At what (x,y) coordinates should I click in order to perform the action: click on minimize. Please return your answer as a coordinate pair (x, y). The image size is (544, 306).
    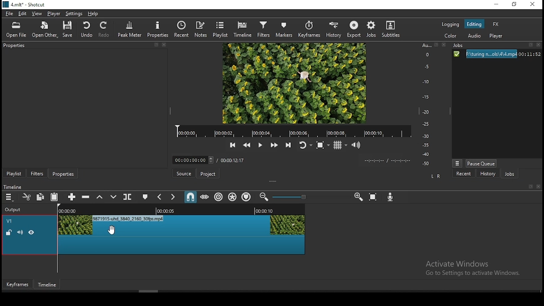
    Looking at the image, I should click on (498, 5).